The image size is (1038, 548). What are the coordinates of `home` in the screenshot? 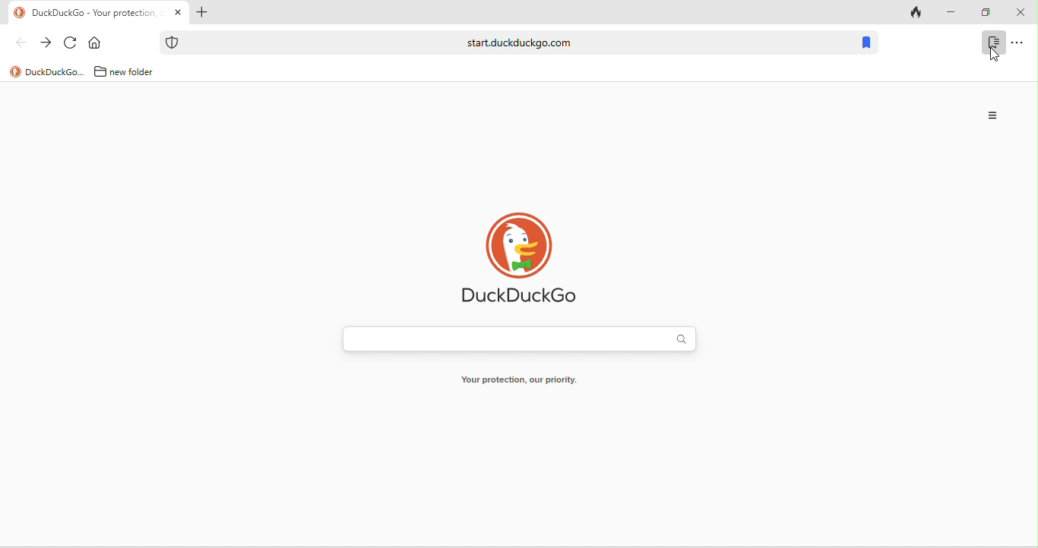 It's located at (94, 43).